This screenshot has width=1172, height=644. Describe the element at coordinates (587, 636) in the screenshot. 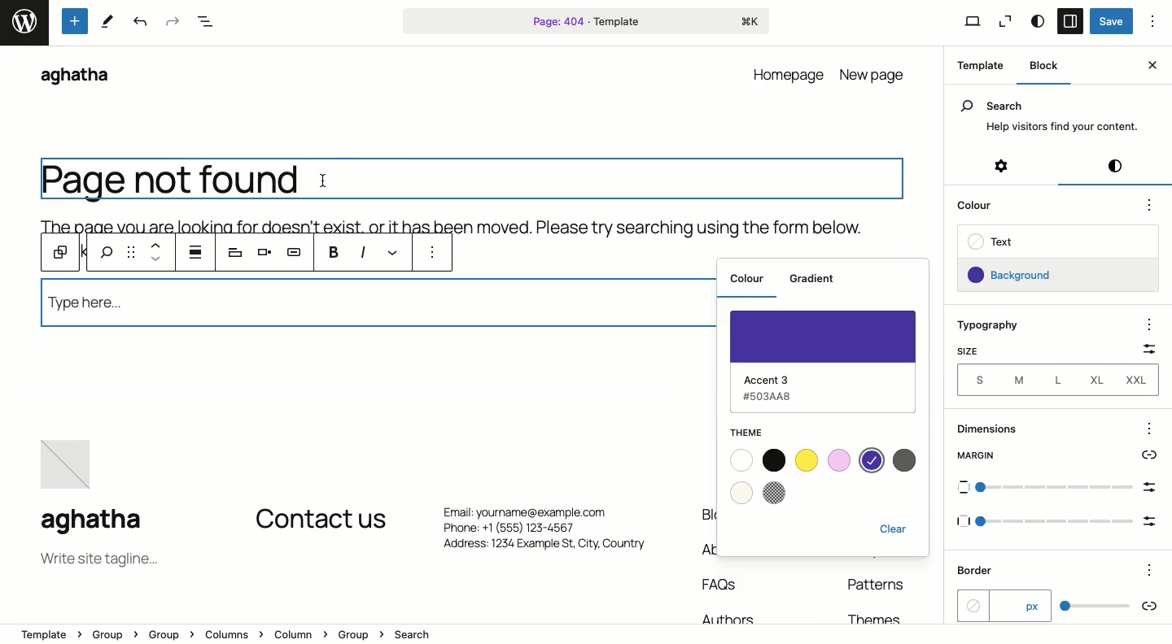

I see `Location` at that location.